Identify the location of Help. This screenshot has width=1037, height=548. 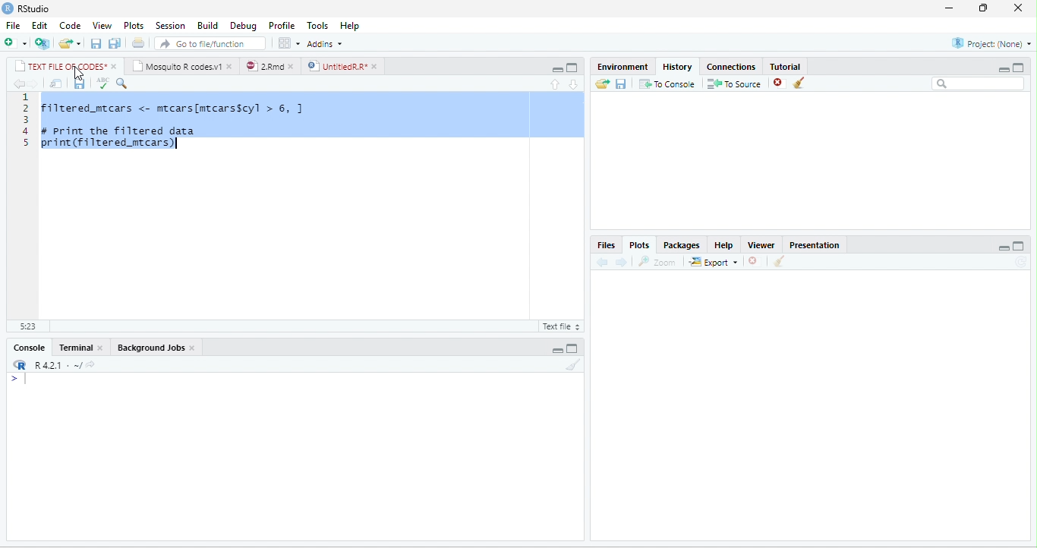
(349, 26).